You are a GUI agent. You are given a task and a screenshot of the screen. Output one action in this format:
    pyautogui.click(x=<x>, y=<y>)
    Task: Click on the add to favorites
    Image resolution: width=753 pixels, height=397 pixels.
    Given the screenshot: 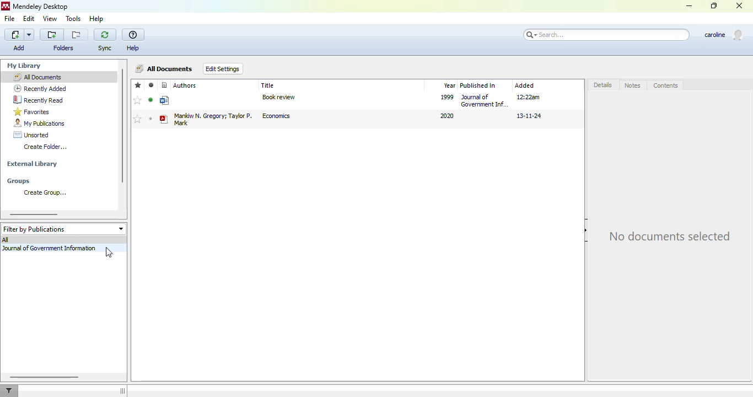 What is the action you would take?
    pyautogui.click(x=138, y=100)
    